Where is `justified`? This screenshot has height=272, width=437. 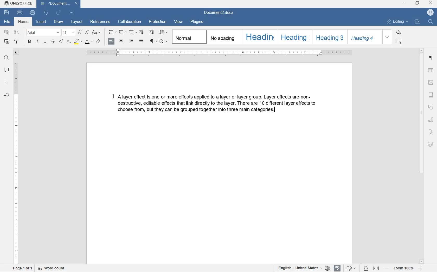 justified is located at coordinates (142, 41).